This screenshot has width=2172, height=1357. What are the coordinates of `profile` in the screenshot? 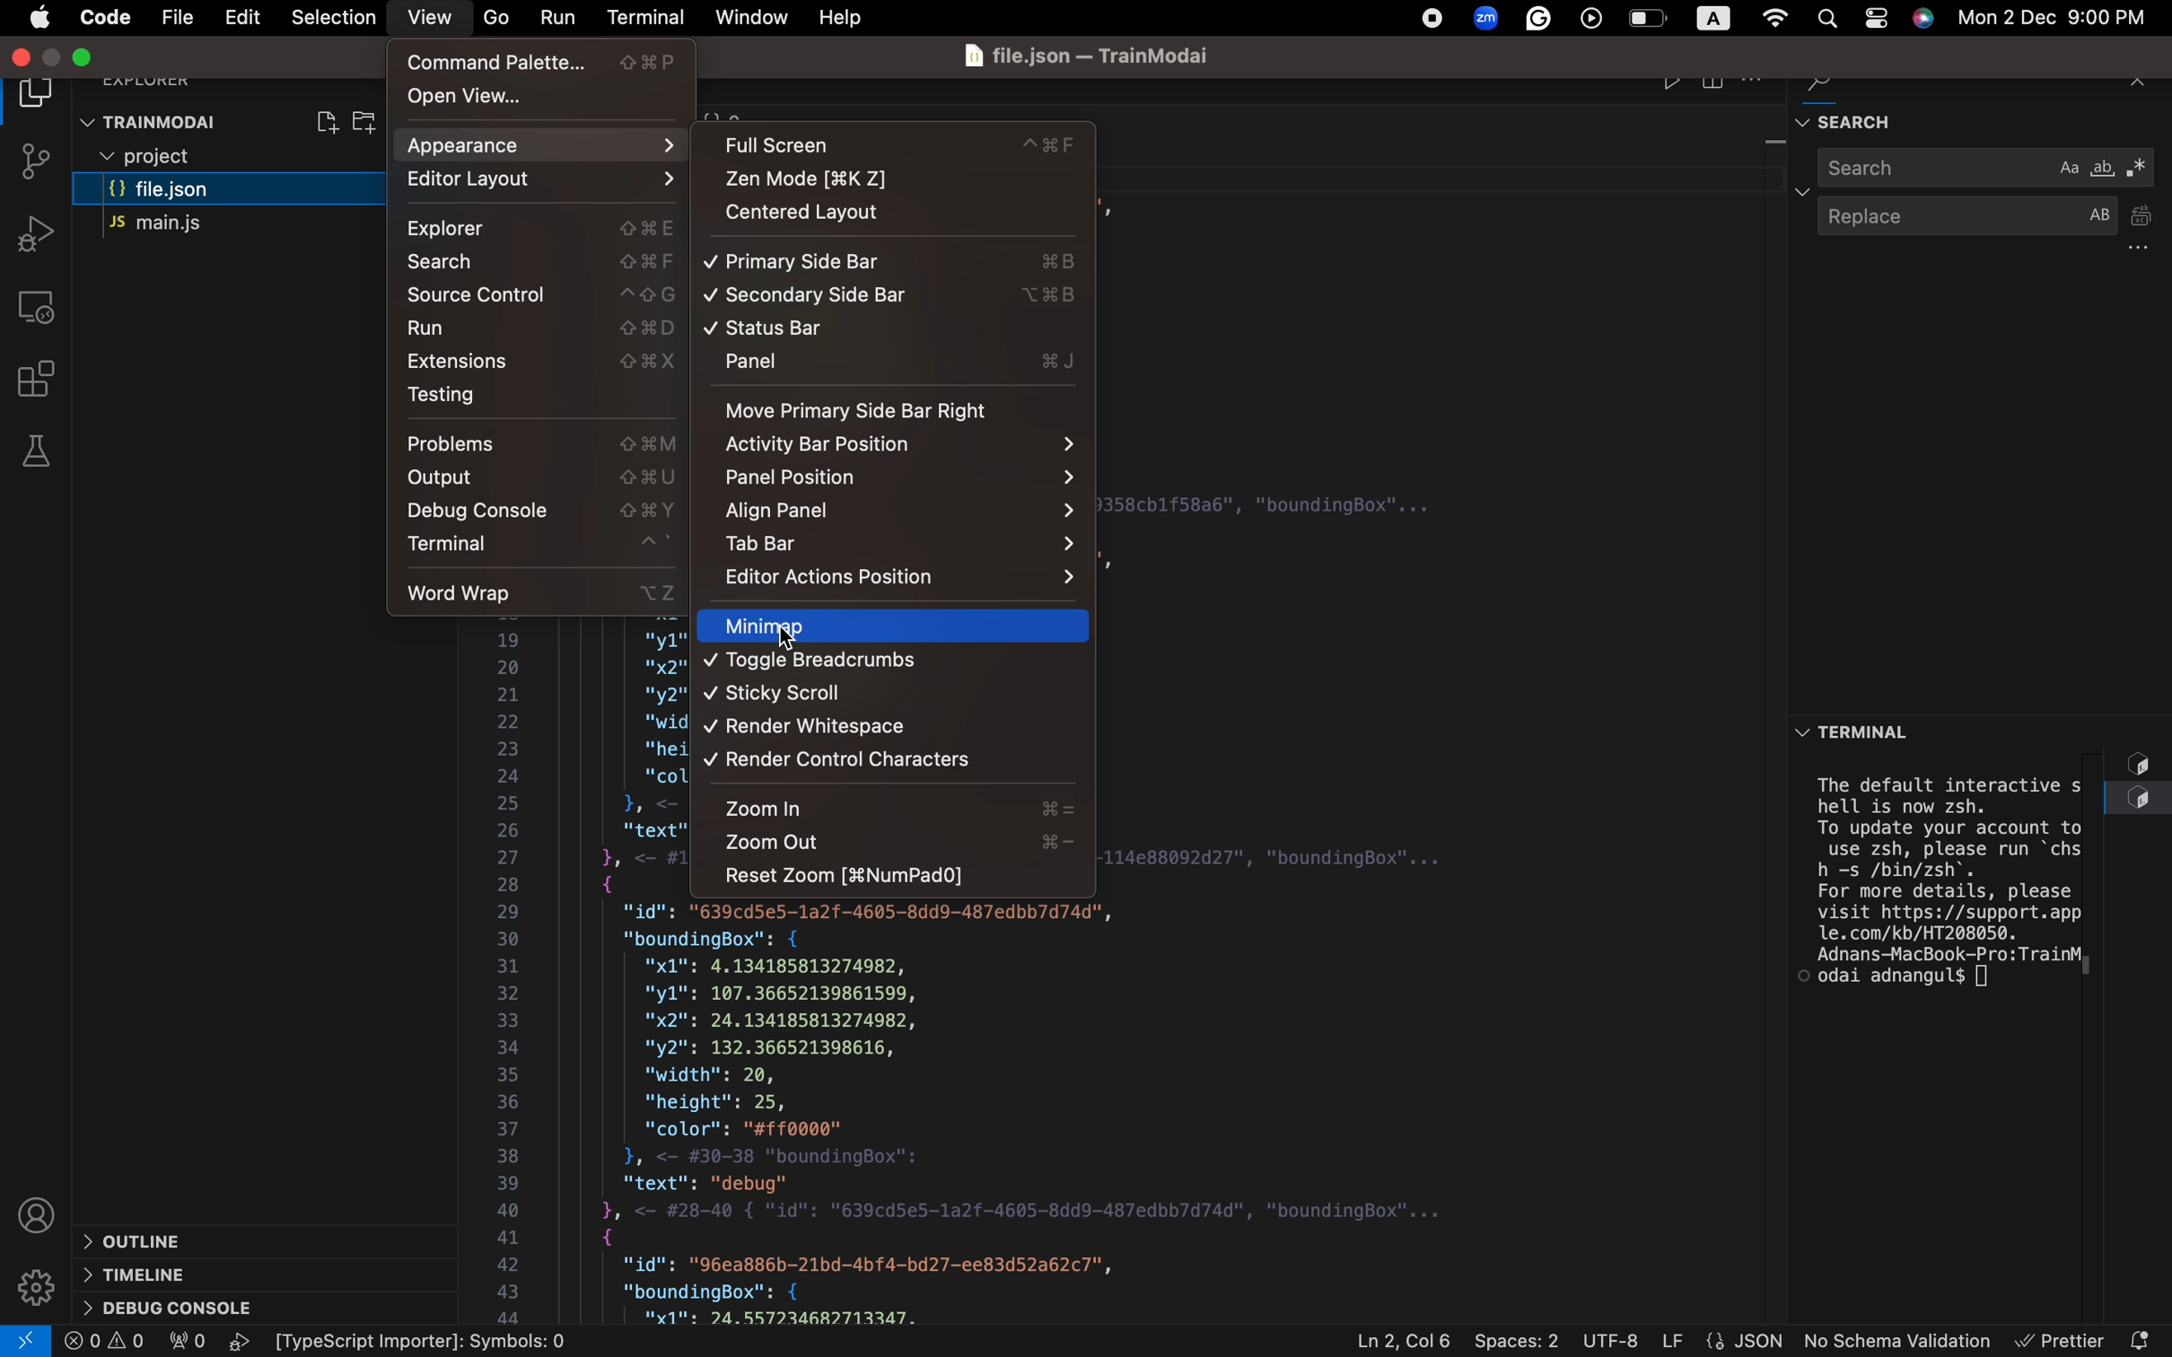 It's located at (37, 1214).